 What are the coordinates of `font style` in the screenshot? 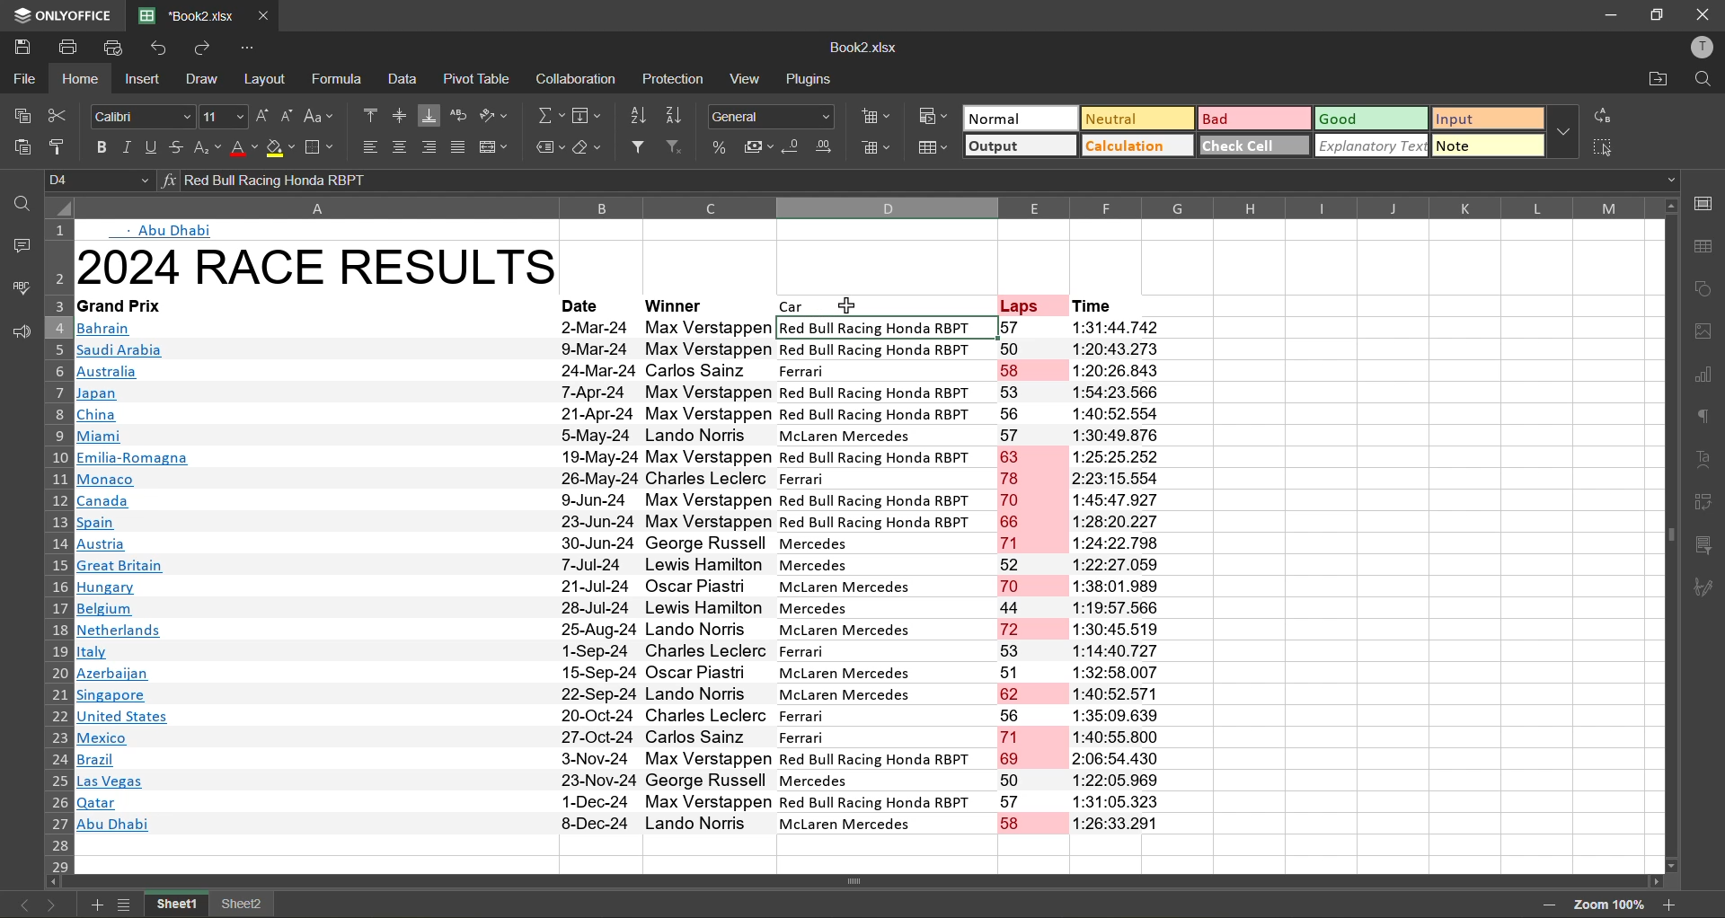 It's located at (137, 118).